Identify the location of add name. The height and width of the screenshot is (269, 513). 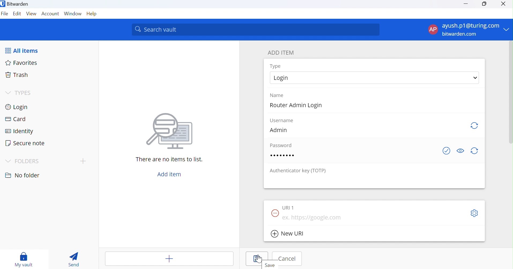
(374, 106).